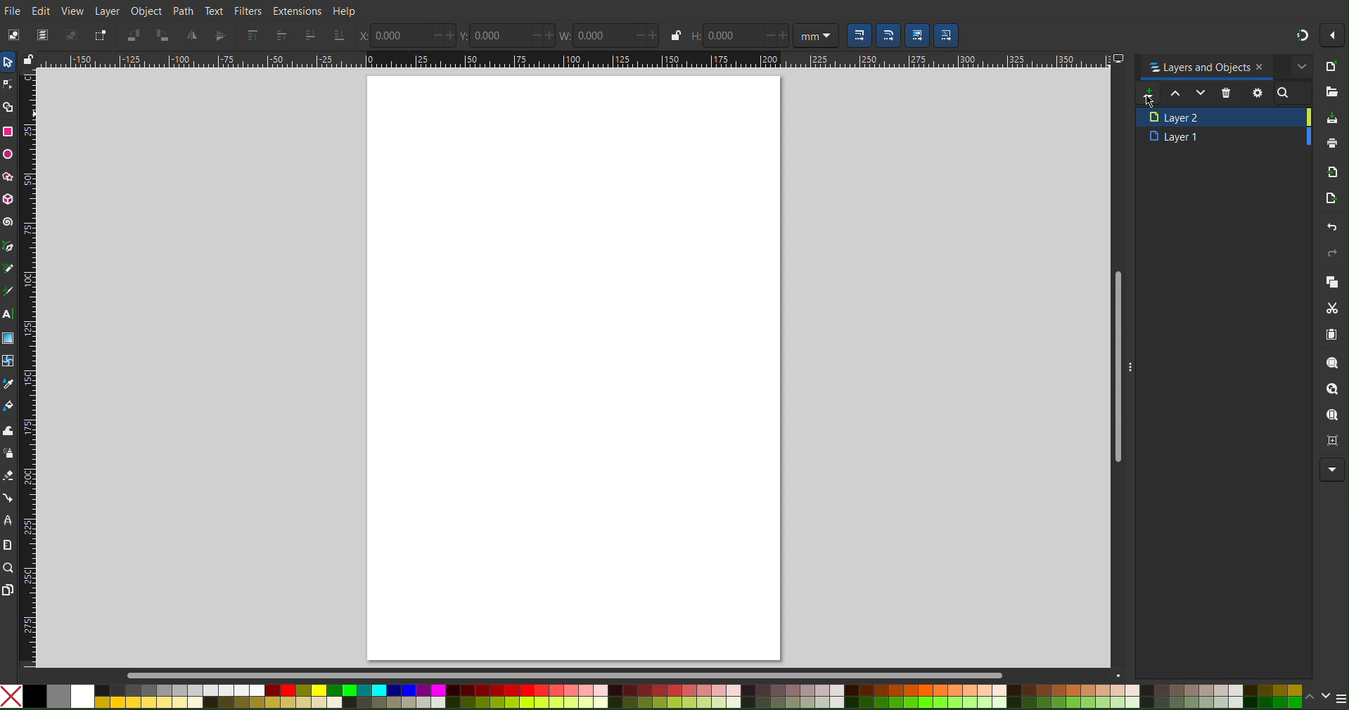 This screenshot has height=710, width=1349. What do you see at coordinates (10, 454) in the screenshot?
I see `Spray Tool` at bounding box center [10, 454].